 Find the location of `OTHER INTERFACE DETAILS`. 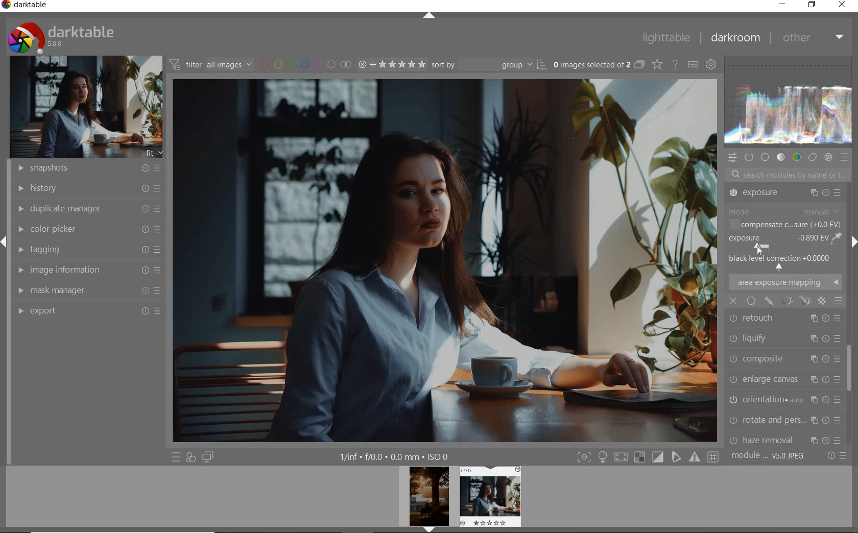

OTHER INTERFACE DETAILS is located at coordinates (395, 457).